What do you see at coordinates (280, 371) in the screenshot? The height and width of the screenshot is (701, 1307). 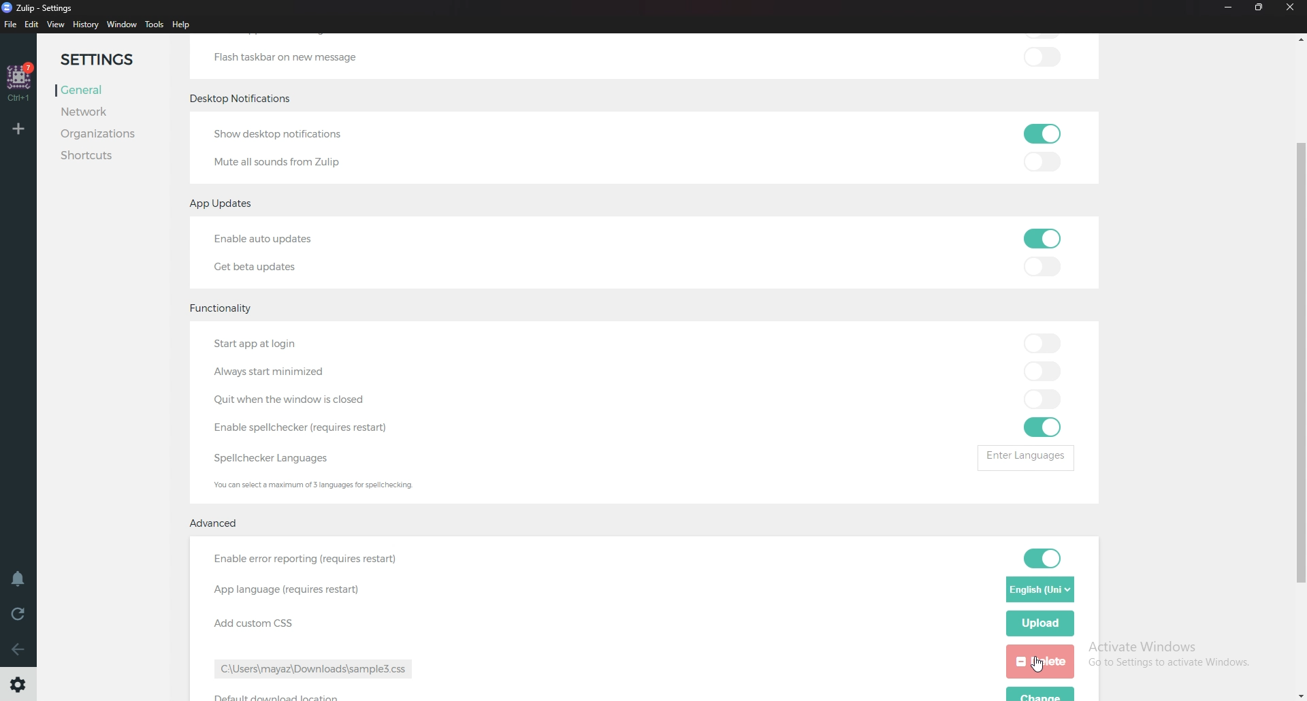 I see `Always start minimized` at bounding box center [280, 371].